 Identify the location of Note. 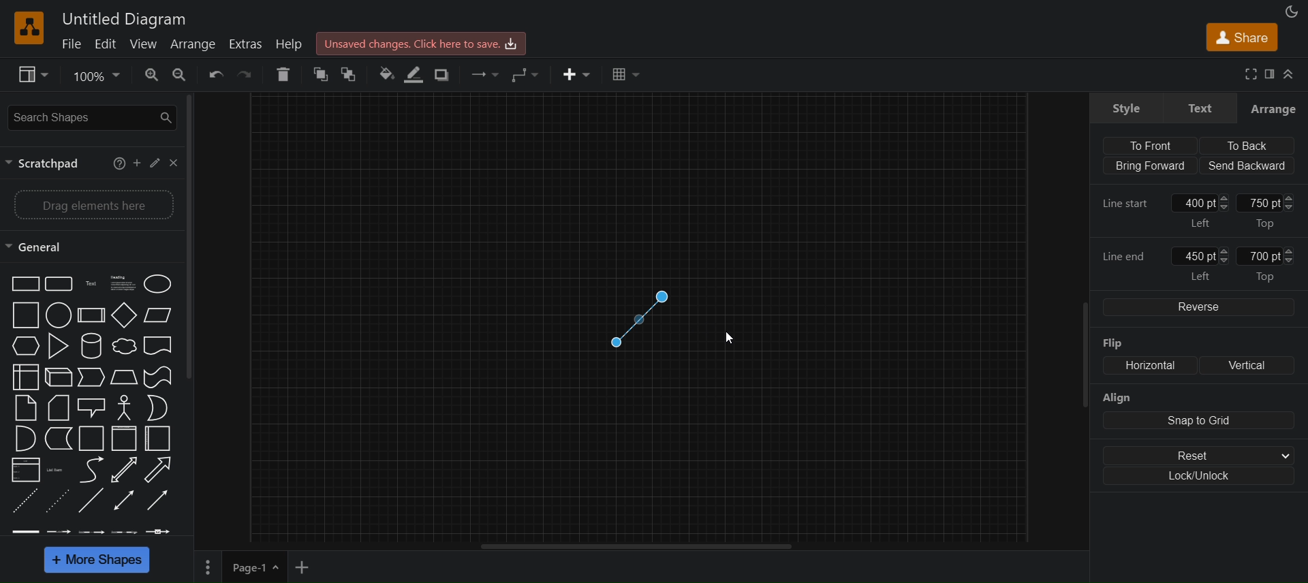
(25, 408).